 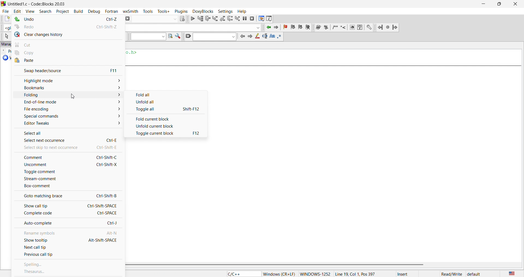 I want to click on settings, so click(x=369, y=27).